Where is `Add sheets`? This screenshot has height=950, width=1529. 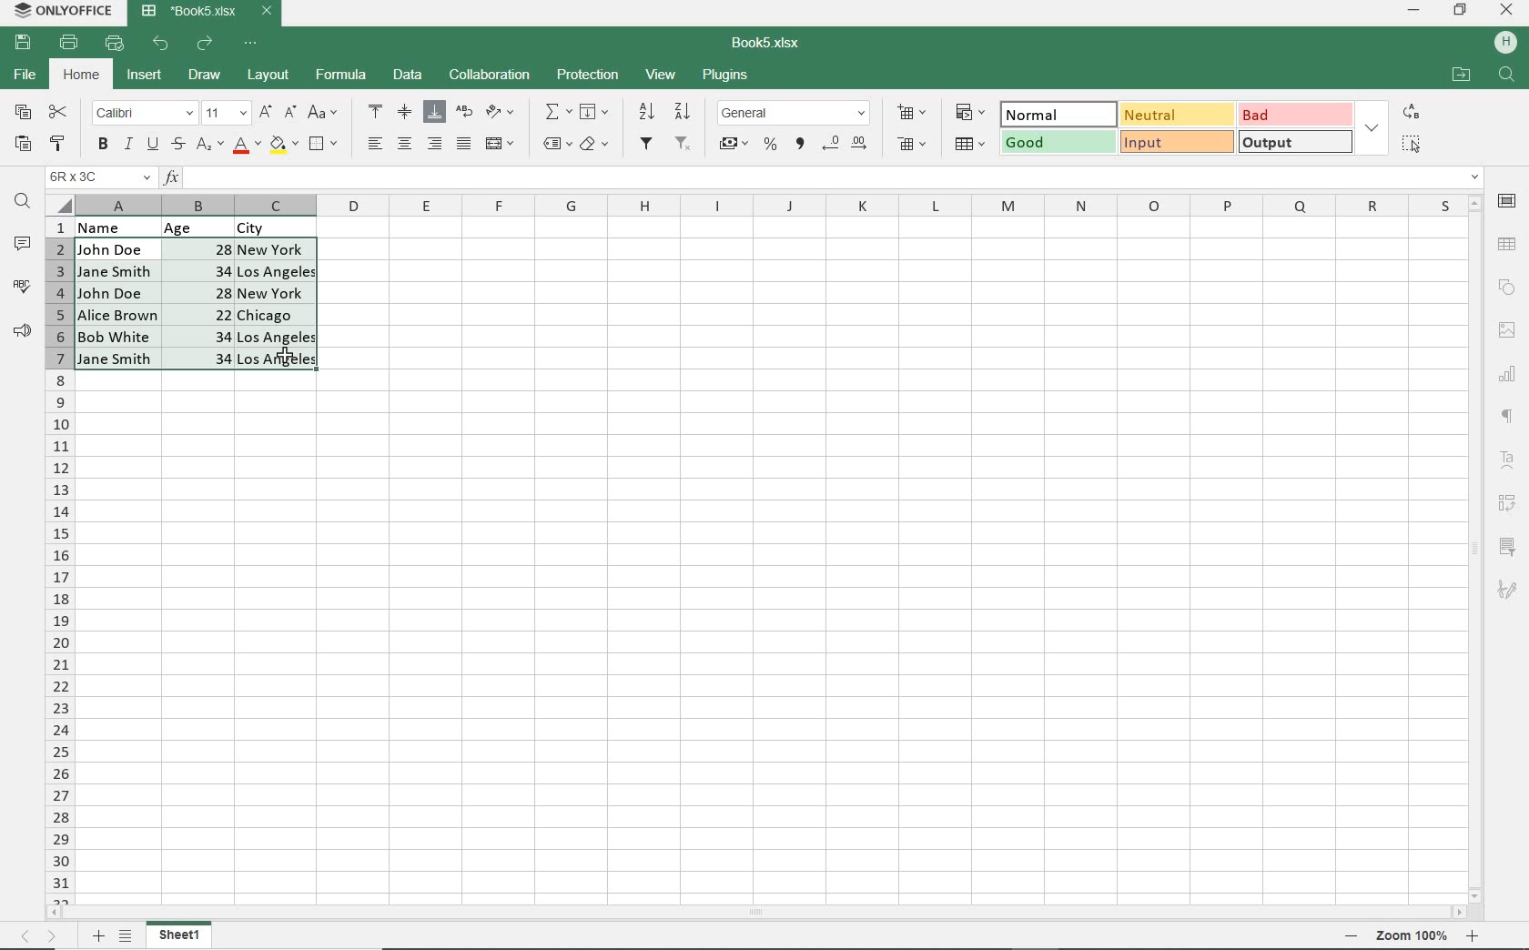
Add sheets is located at coordinates (96, 935).